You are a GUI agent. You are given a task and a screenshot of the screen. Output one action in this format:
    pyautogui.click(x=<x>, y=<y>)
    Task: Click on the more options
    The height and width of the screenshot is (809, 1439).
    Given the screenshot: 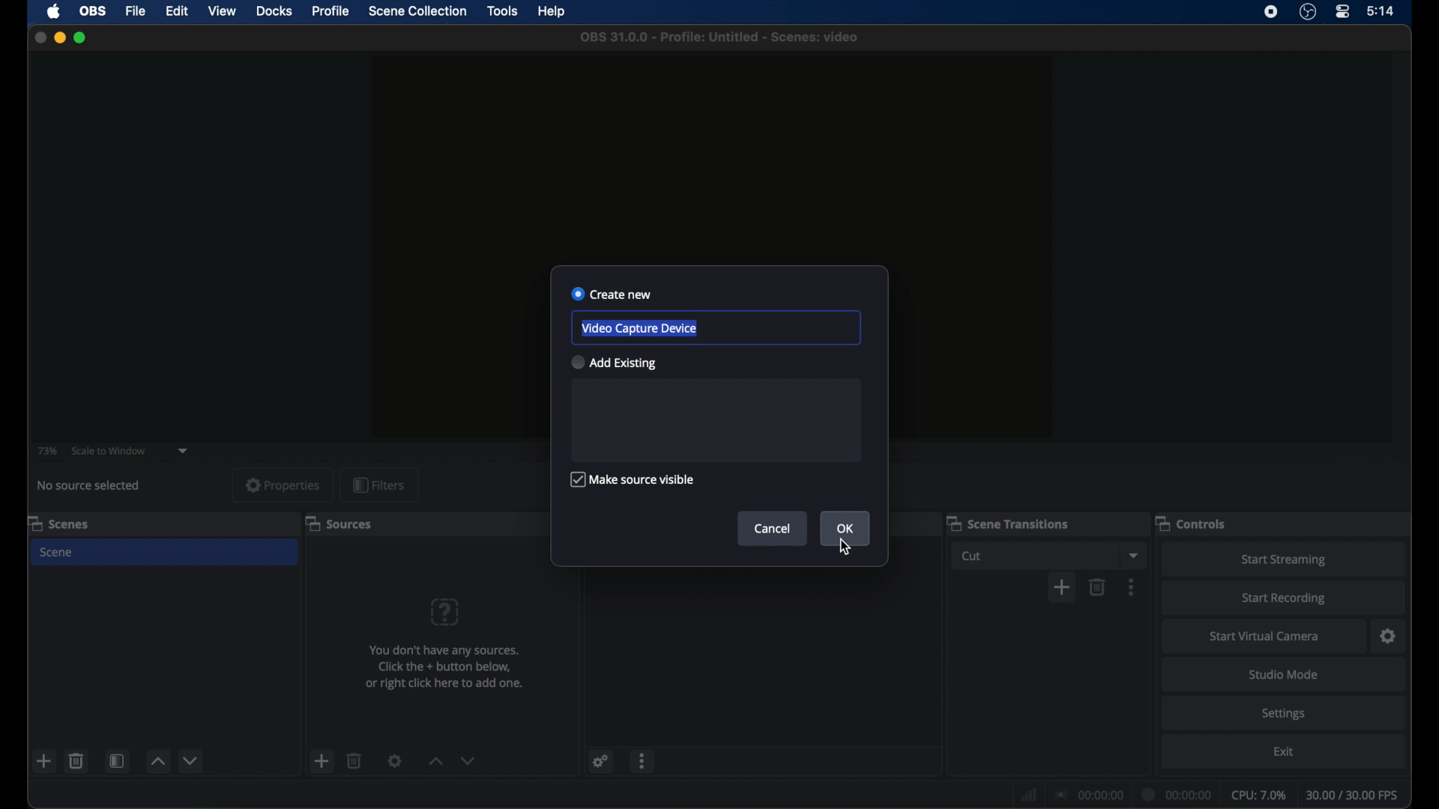 What is the action you would take?
    pyautogui.click(x=644, y=761)
    